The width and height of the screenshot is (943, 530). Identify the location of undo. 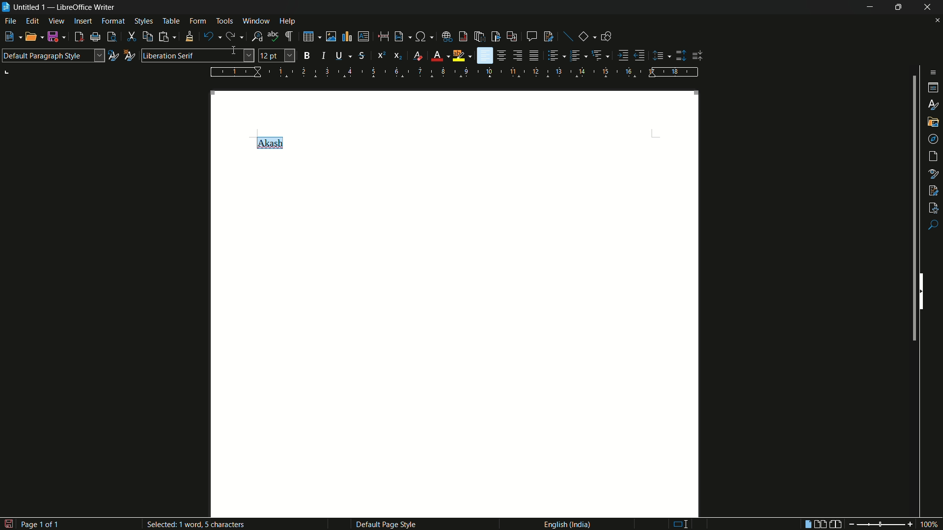
(209, 37).